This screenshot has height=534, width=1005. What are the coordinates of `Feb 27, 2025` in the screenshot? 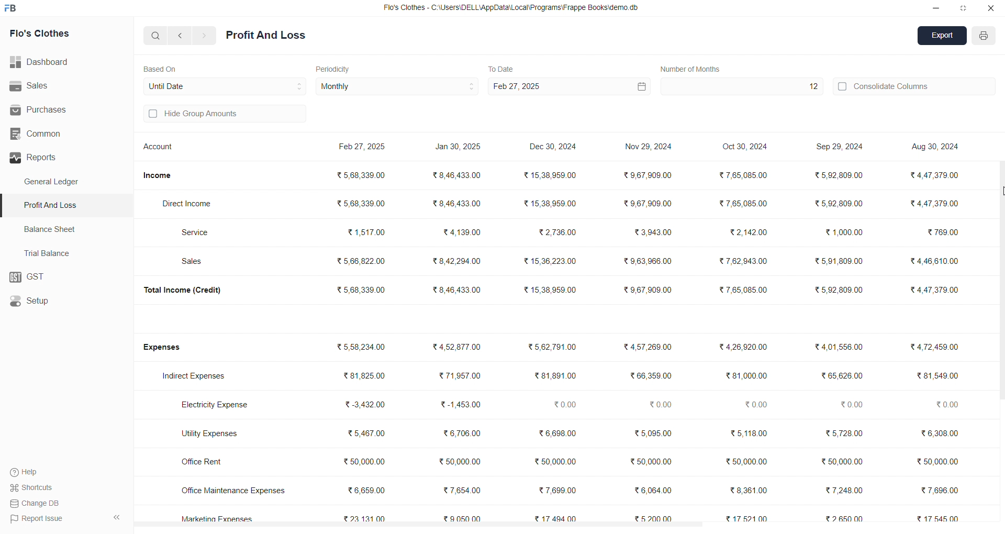 It's located at (364, 148).